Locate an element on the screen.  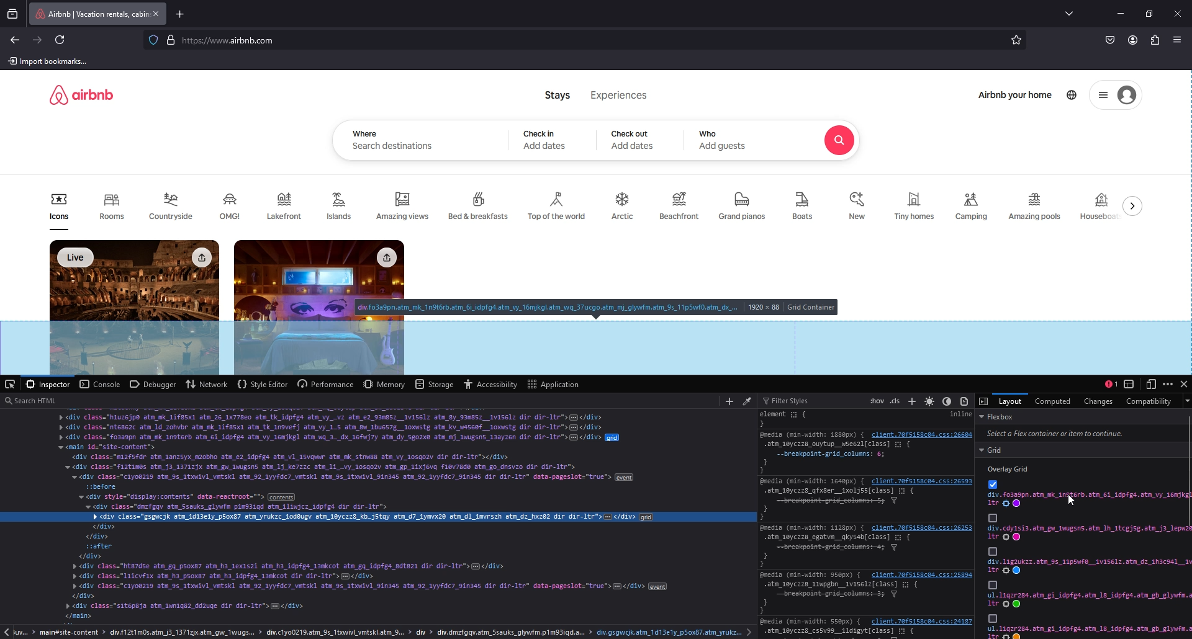
refresh is located at coordinates (61, 40).